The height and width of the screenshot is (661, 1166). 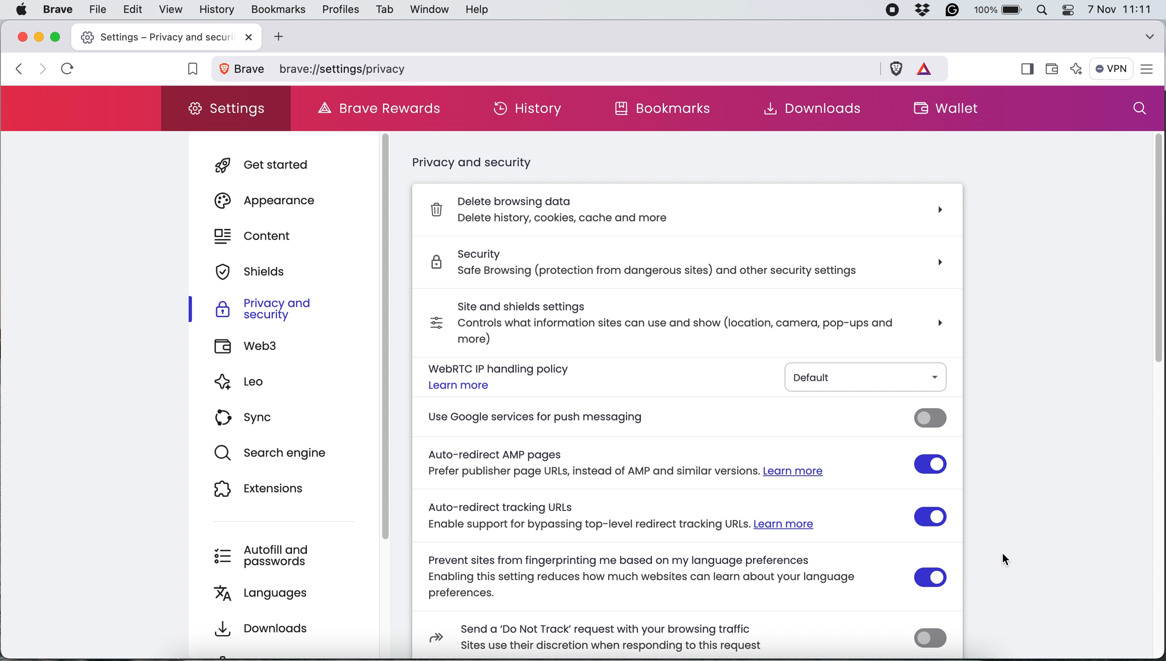 I want to click on prevent learning language preferences toggle switch, so click(x=931, y=578).